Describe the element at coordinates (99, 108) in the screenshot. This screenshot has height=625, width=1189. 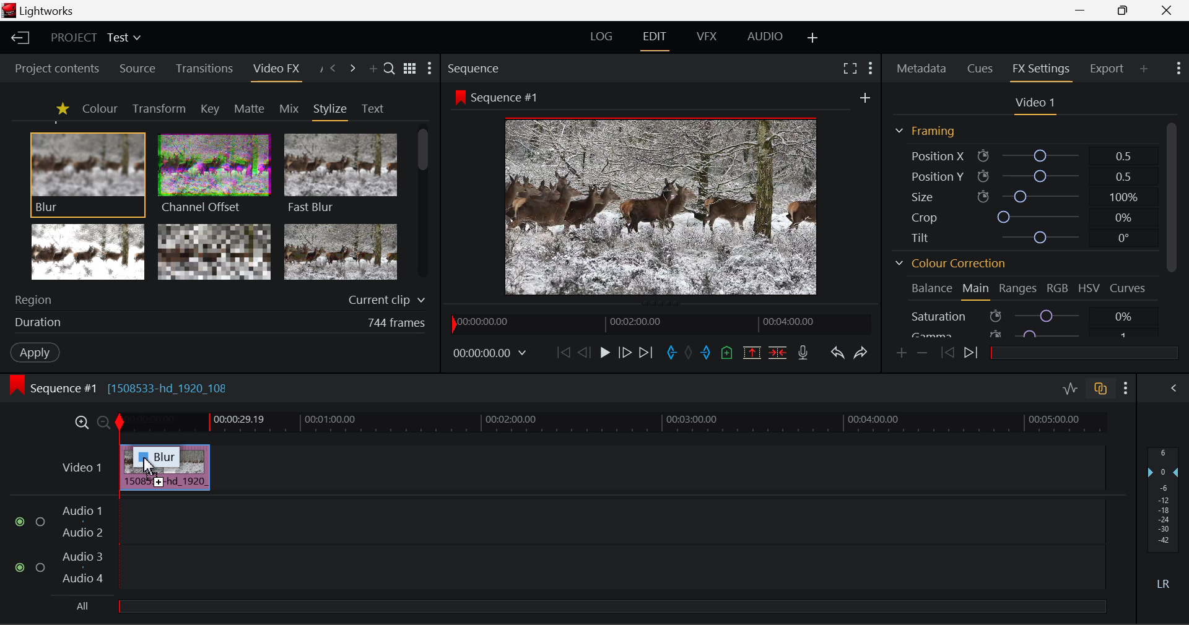
I see `Colour` at that location.